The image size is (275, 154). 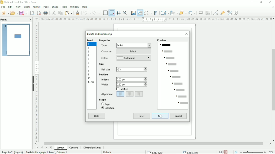 I want to click on 6, so click(x=89, y=63).